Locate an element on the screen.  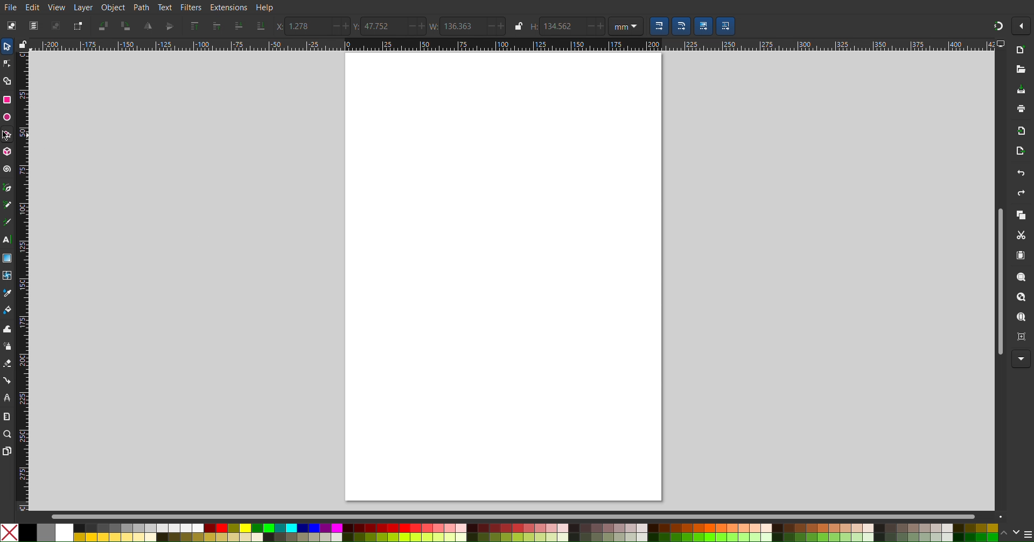
Zoom Drawing is located at coordinates (1022, 298).